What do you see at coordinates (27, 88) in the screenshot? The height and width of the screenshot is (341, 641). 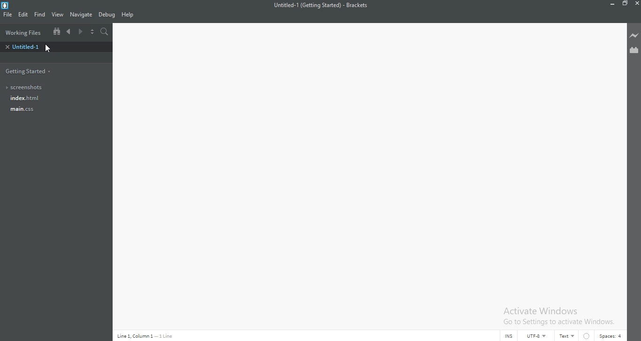 I see `Screenshots` at bounding box center [27, 88].